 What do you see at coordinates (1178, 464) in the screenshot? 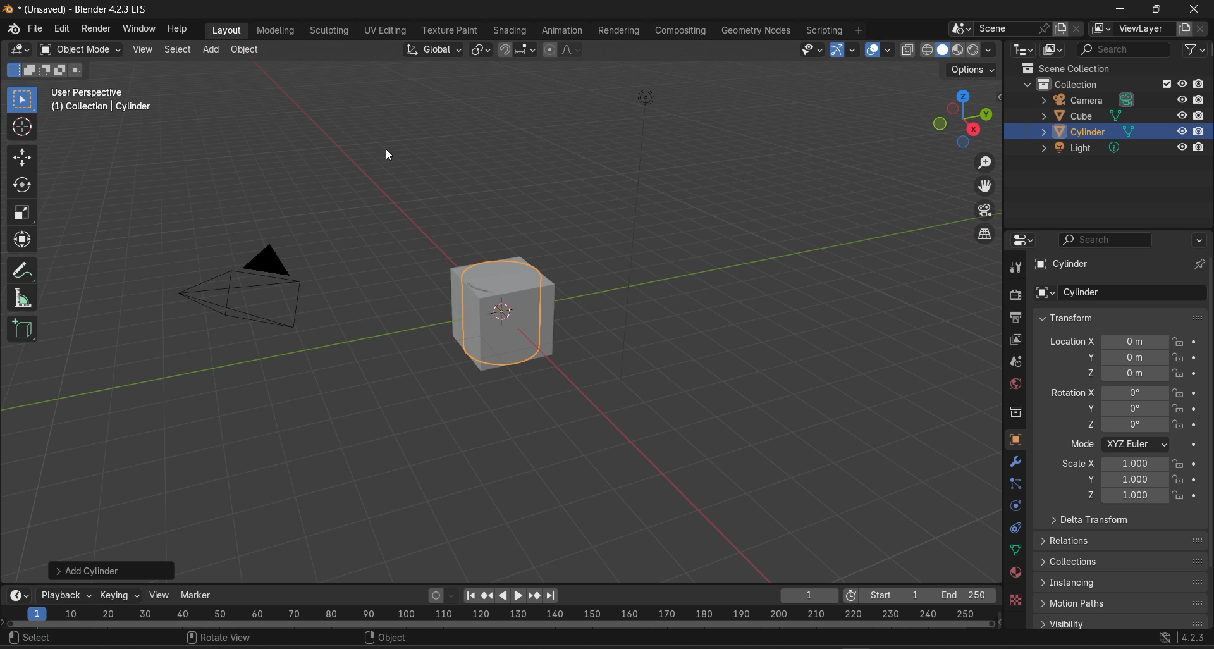
I see `lock scale` at bounding box center [1178, 464].